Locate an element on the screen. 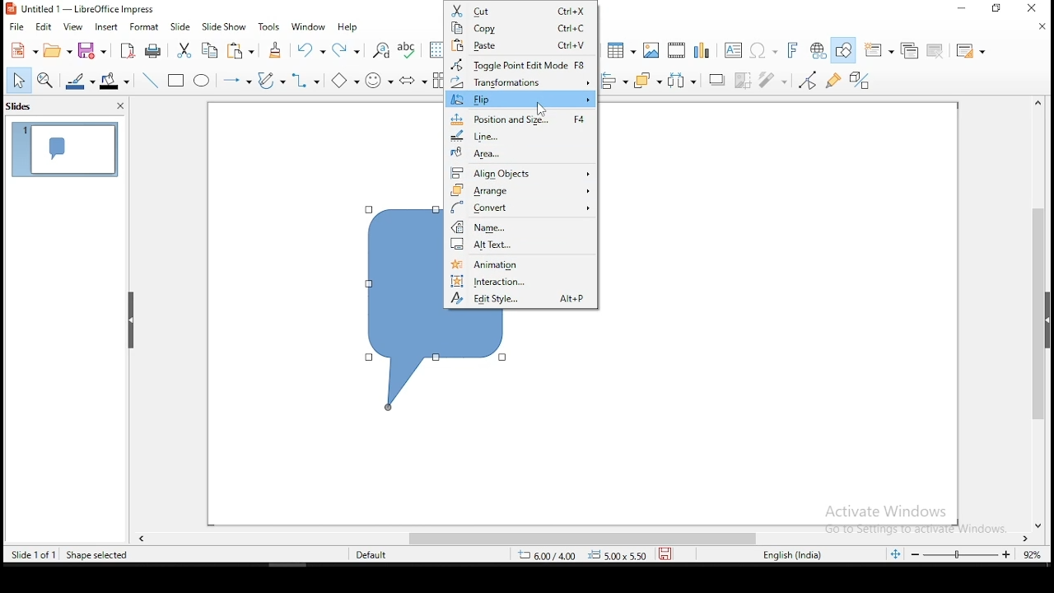 This screenshot has width=1054, height=593. scroll bar is located at coordinates (592, 539).